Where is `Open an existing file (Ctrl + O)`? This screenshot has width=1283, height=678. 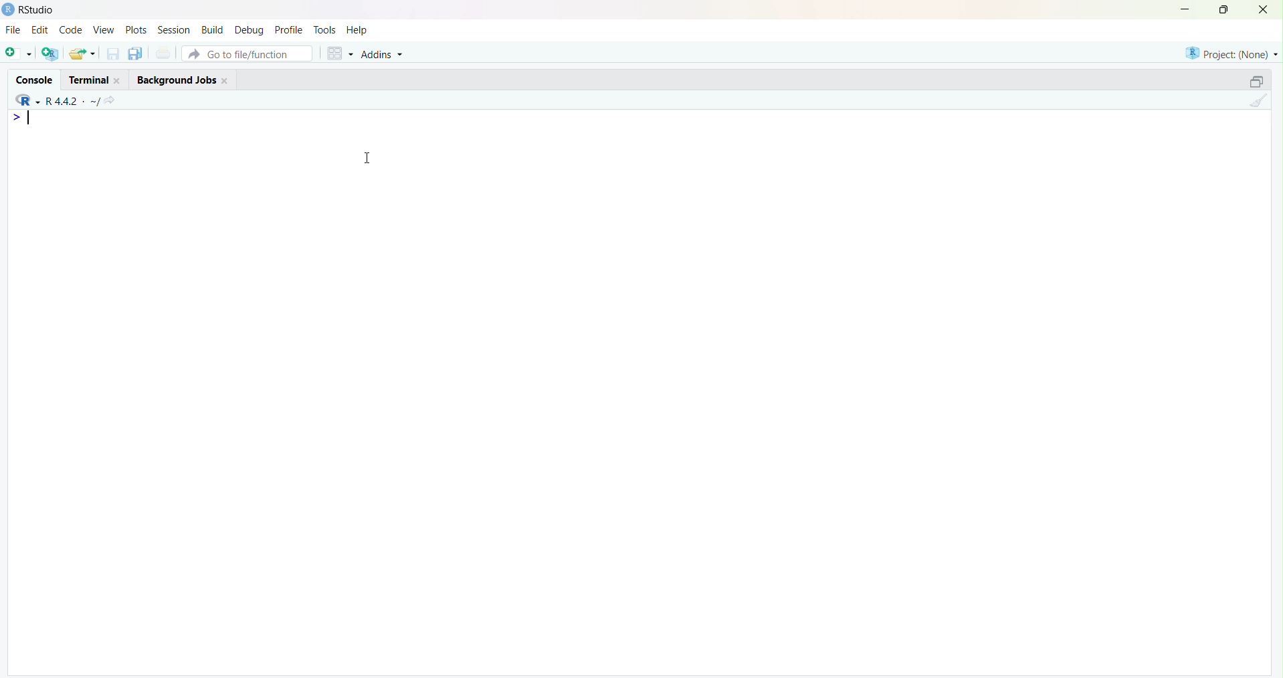
Open an existing file (Ctrl + O) is located at coordinates (84, 53).